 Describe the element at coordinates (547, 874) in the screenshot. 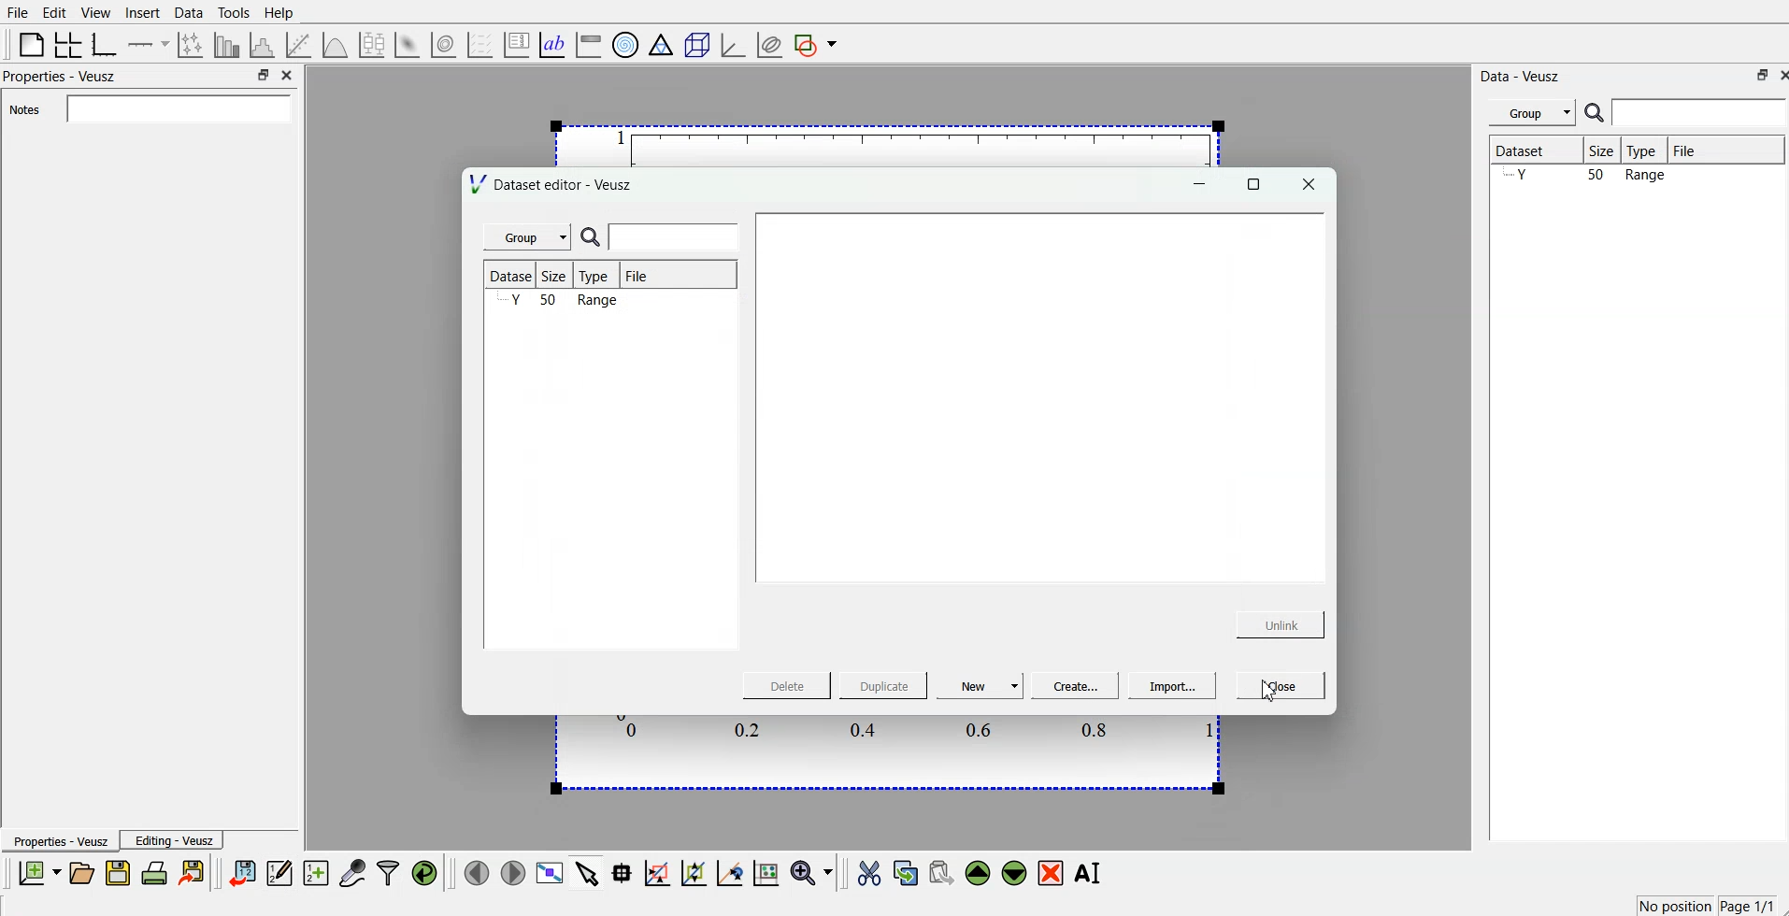

I see `view data points full screen` at that location.